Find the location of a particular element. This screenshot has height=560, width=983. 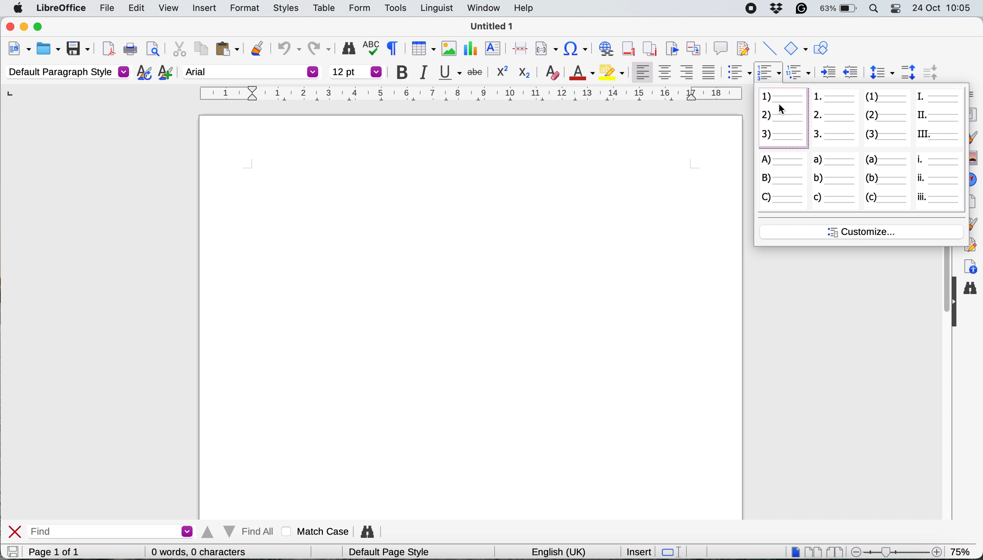

lowercase alphabet is located at coordinates (835, 181).